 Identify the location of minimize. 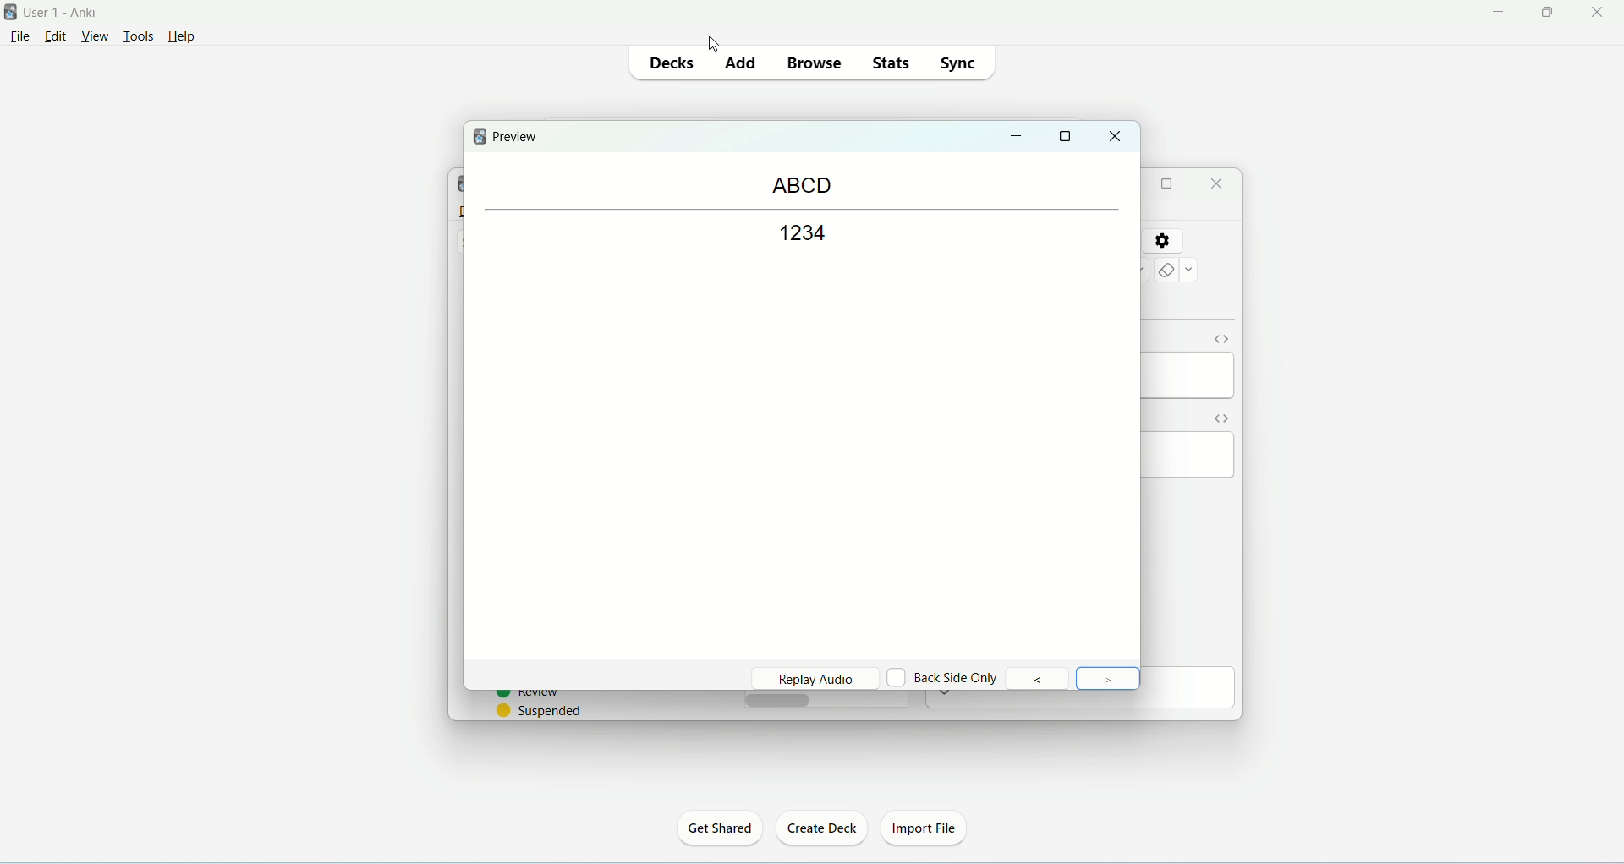
(1498, 13).